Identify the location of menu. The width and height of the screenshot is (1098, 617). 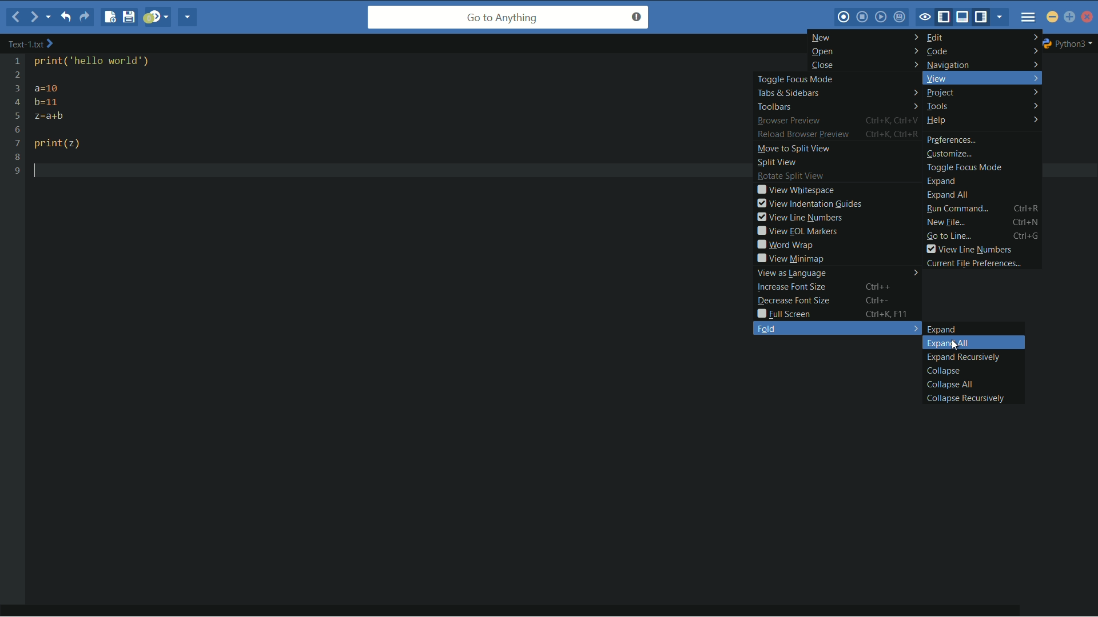
(1028, 17).